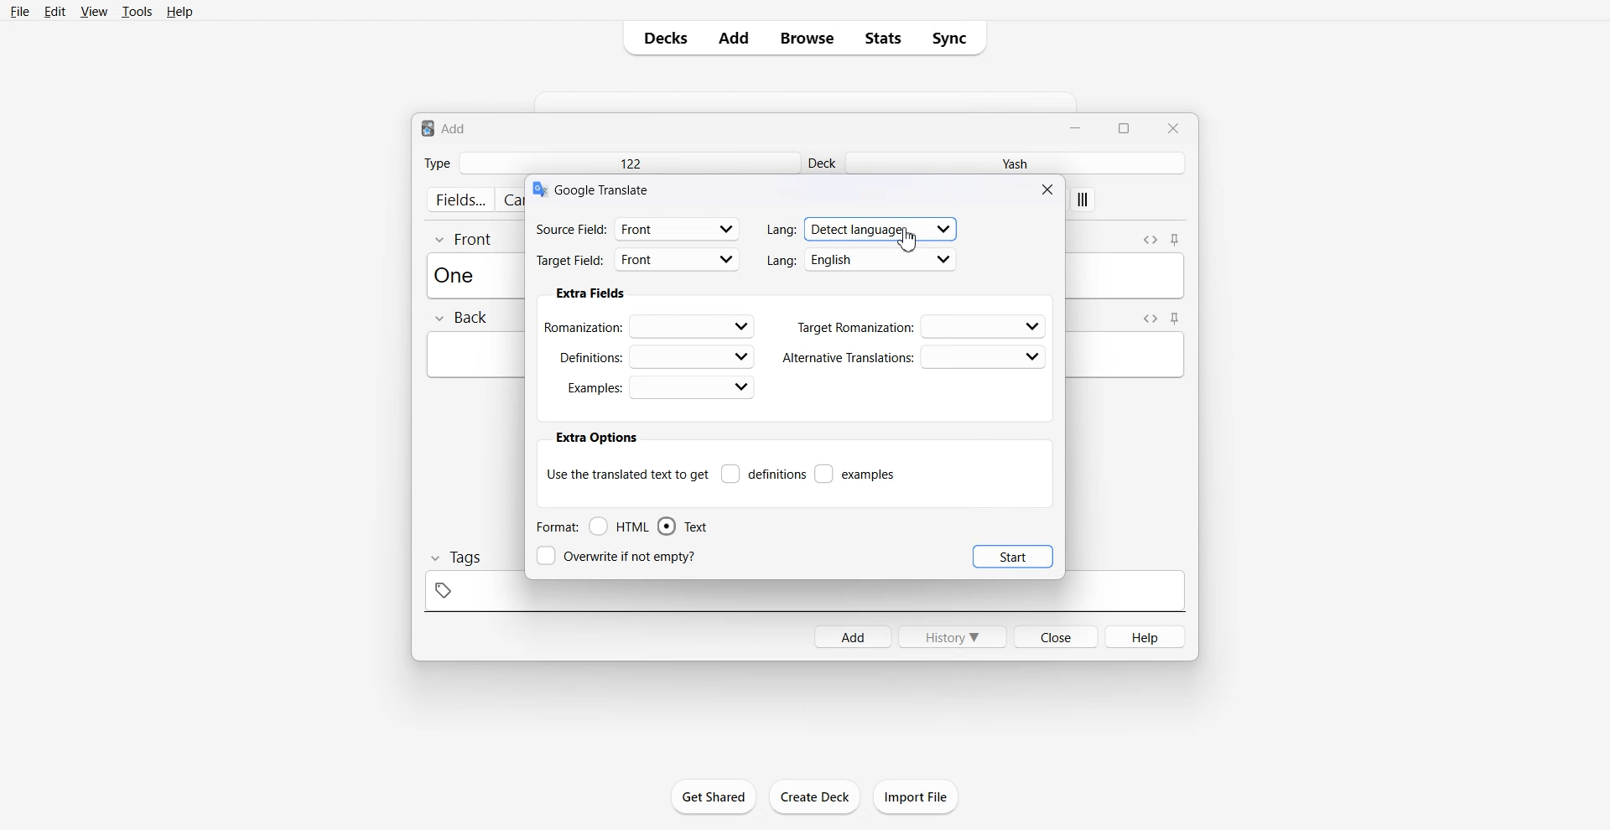  I want to click on 122, so click(629, 163).